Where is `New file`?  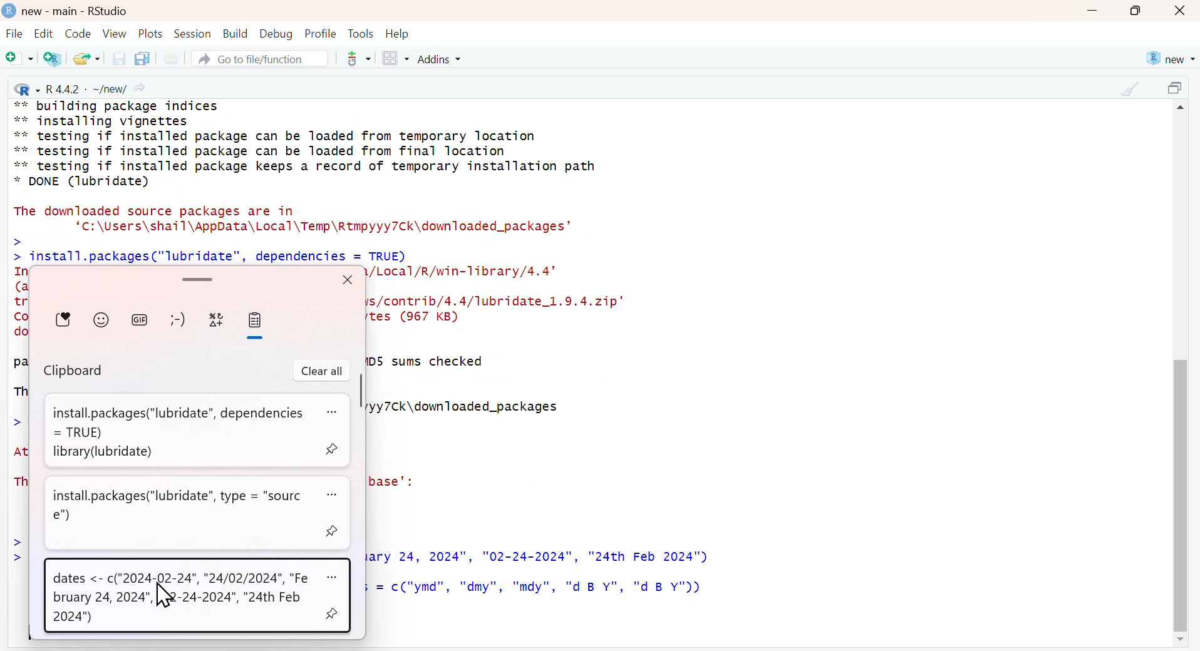
New file is located at coordinates (20, 59).